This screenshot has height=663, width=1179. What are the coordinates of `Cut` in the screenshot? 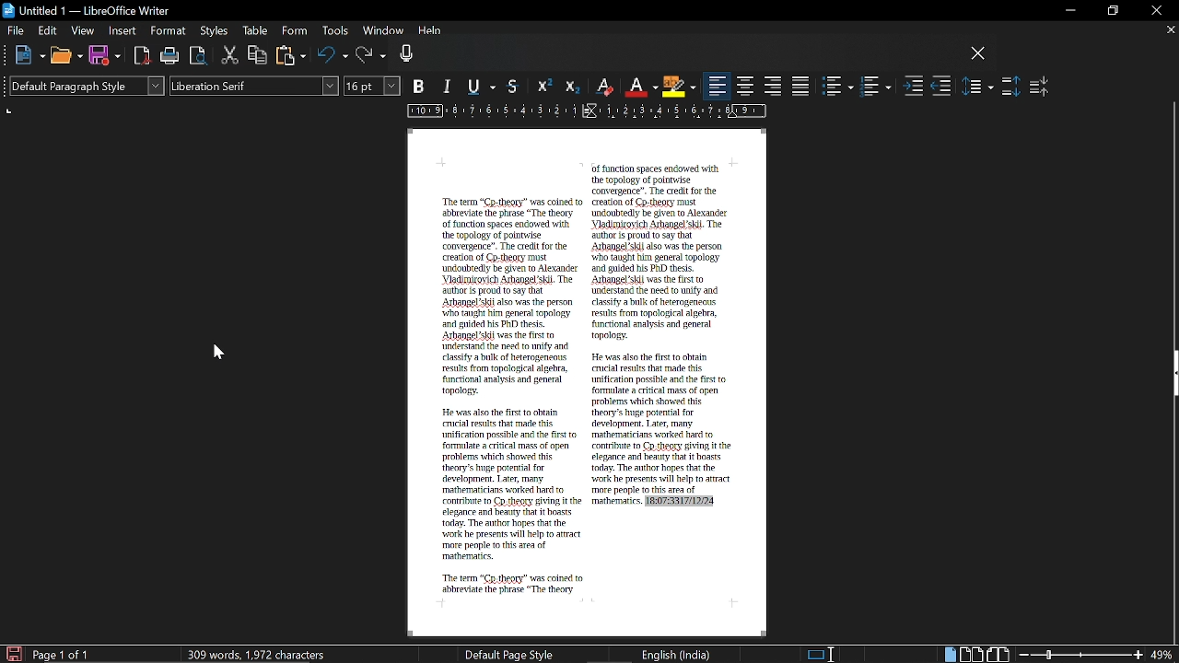 It's located at (230, 56).